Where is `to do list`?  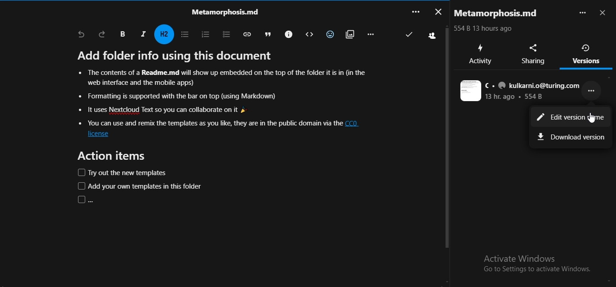
to do list is located at coordinates (223, 33).